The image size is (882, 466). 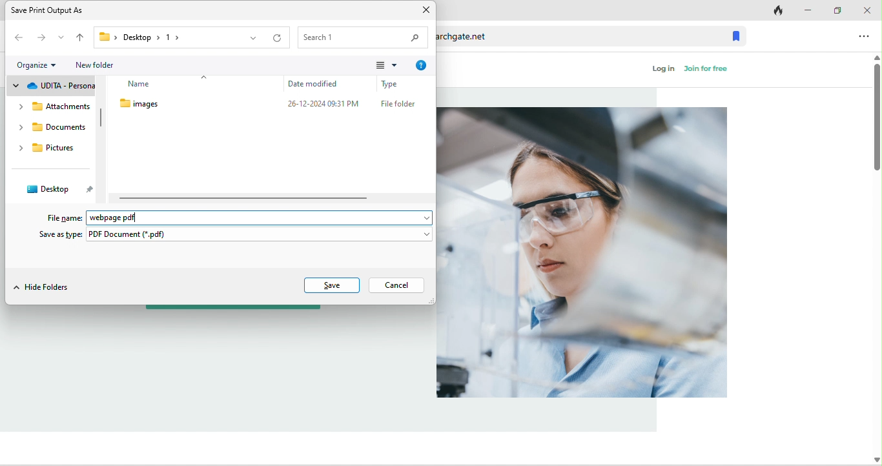 What do you see at coordinates (53, 84) in the screenshot?
I see `udita personal` at bounding box center [53, 84].